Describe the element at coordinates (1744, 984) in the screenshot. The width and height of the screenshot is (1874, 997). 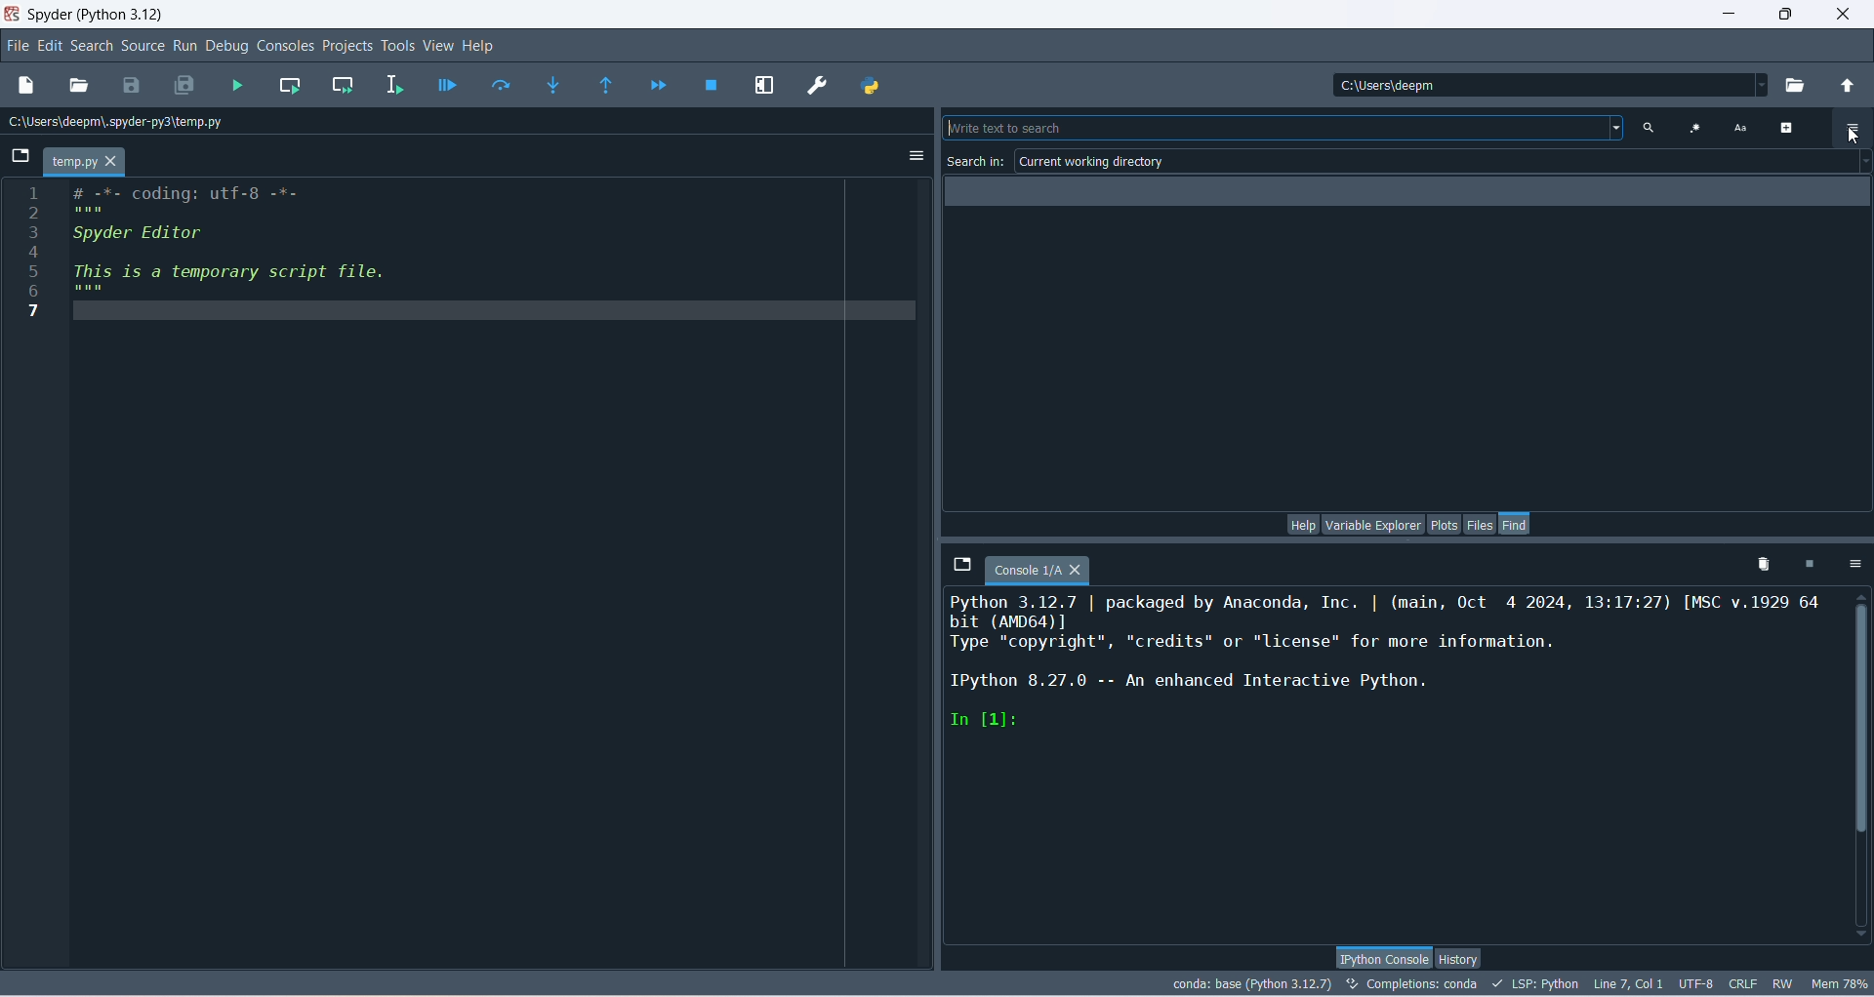
I see `CRLF` at that location.